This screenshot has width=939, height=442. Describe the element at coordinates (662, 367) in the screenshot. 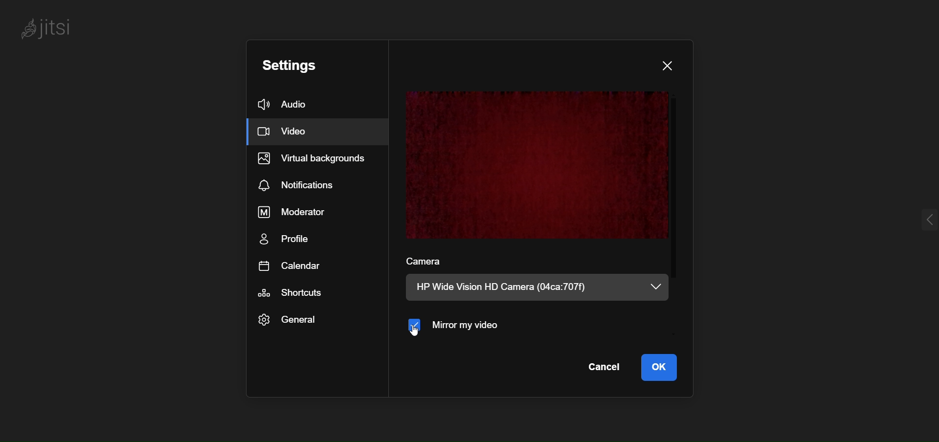

I see `ok` at that location.